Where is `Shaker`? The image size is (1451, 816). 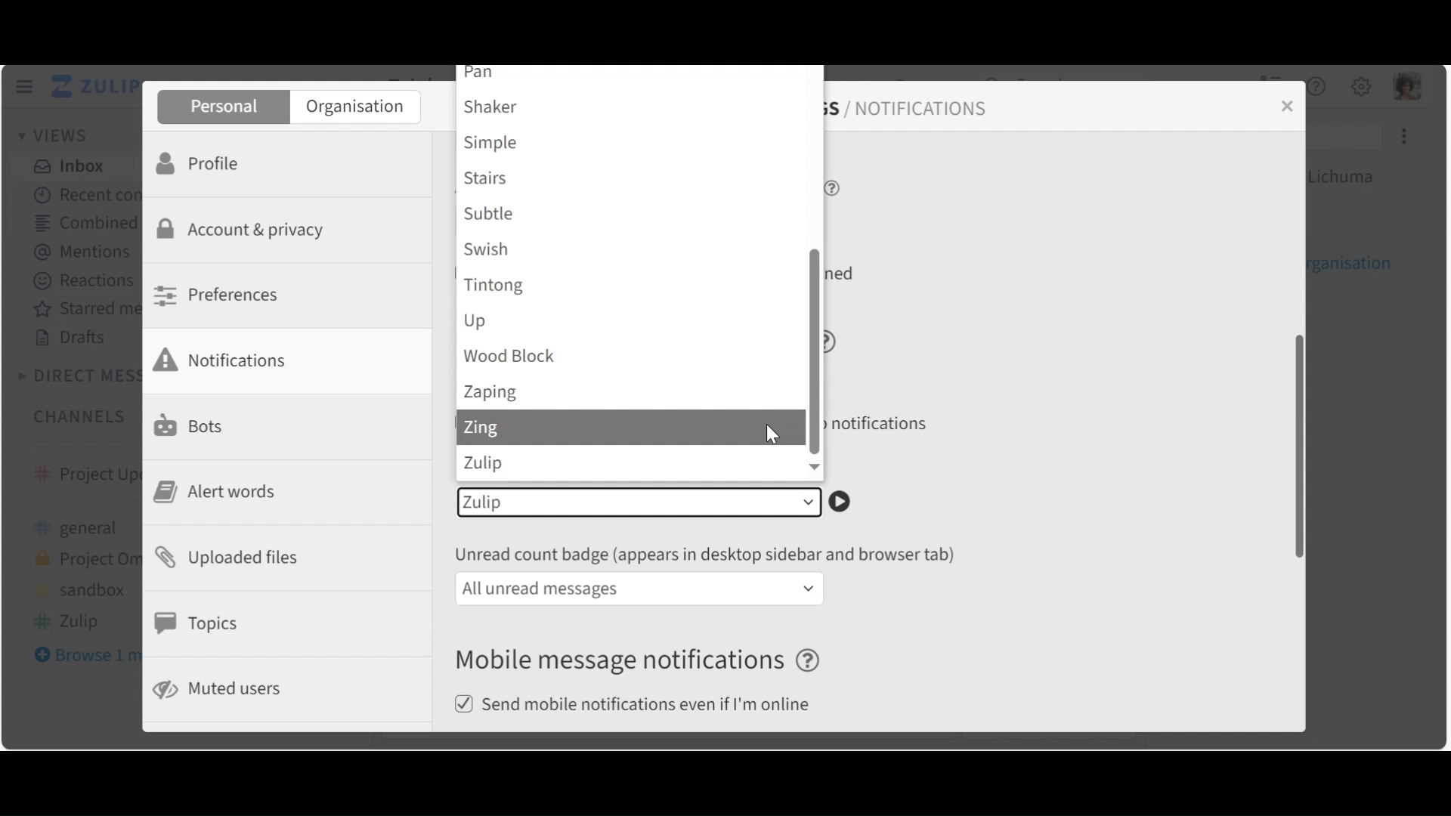
Shaker is located at coordinates (632, 107).